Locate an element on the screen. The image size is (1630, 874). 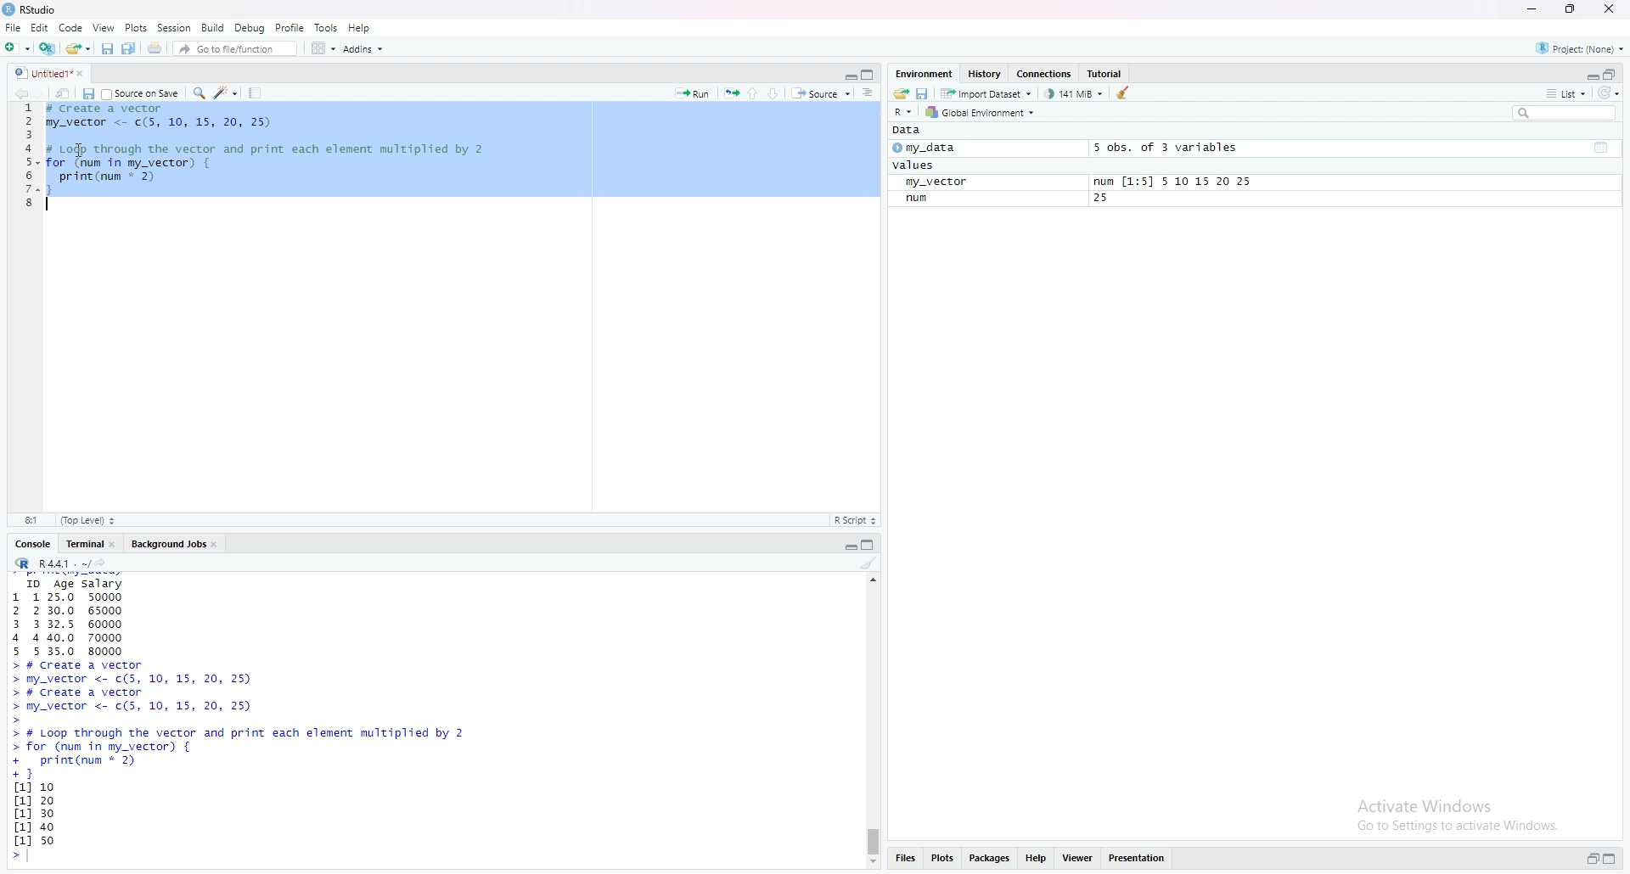
compile report is located at coordinates (256, 92).